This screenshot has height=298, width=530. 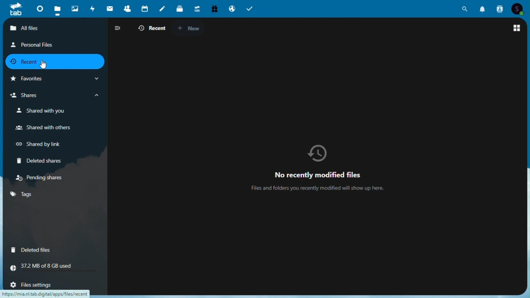 I want to click on Photos, so click(x=75, y=8).